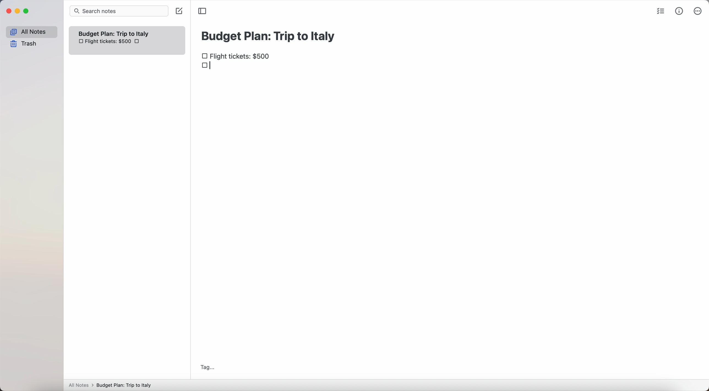 The image size is (709, 391). I want to click on budget plan: trip to Italy, so click(269, 35).